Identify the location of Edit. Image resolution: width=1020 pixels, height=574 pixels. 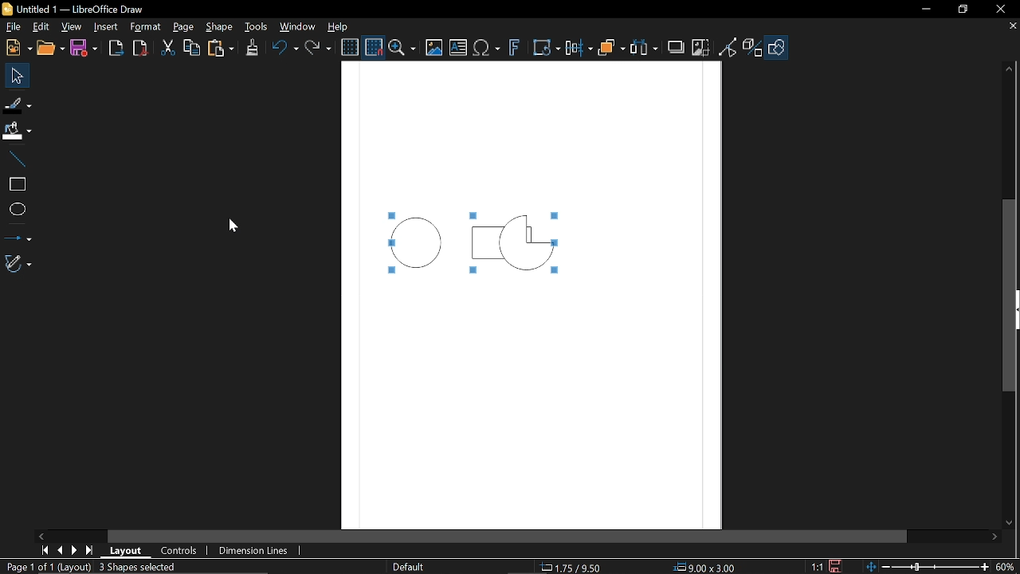
(40, 28).